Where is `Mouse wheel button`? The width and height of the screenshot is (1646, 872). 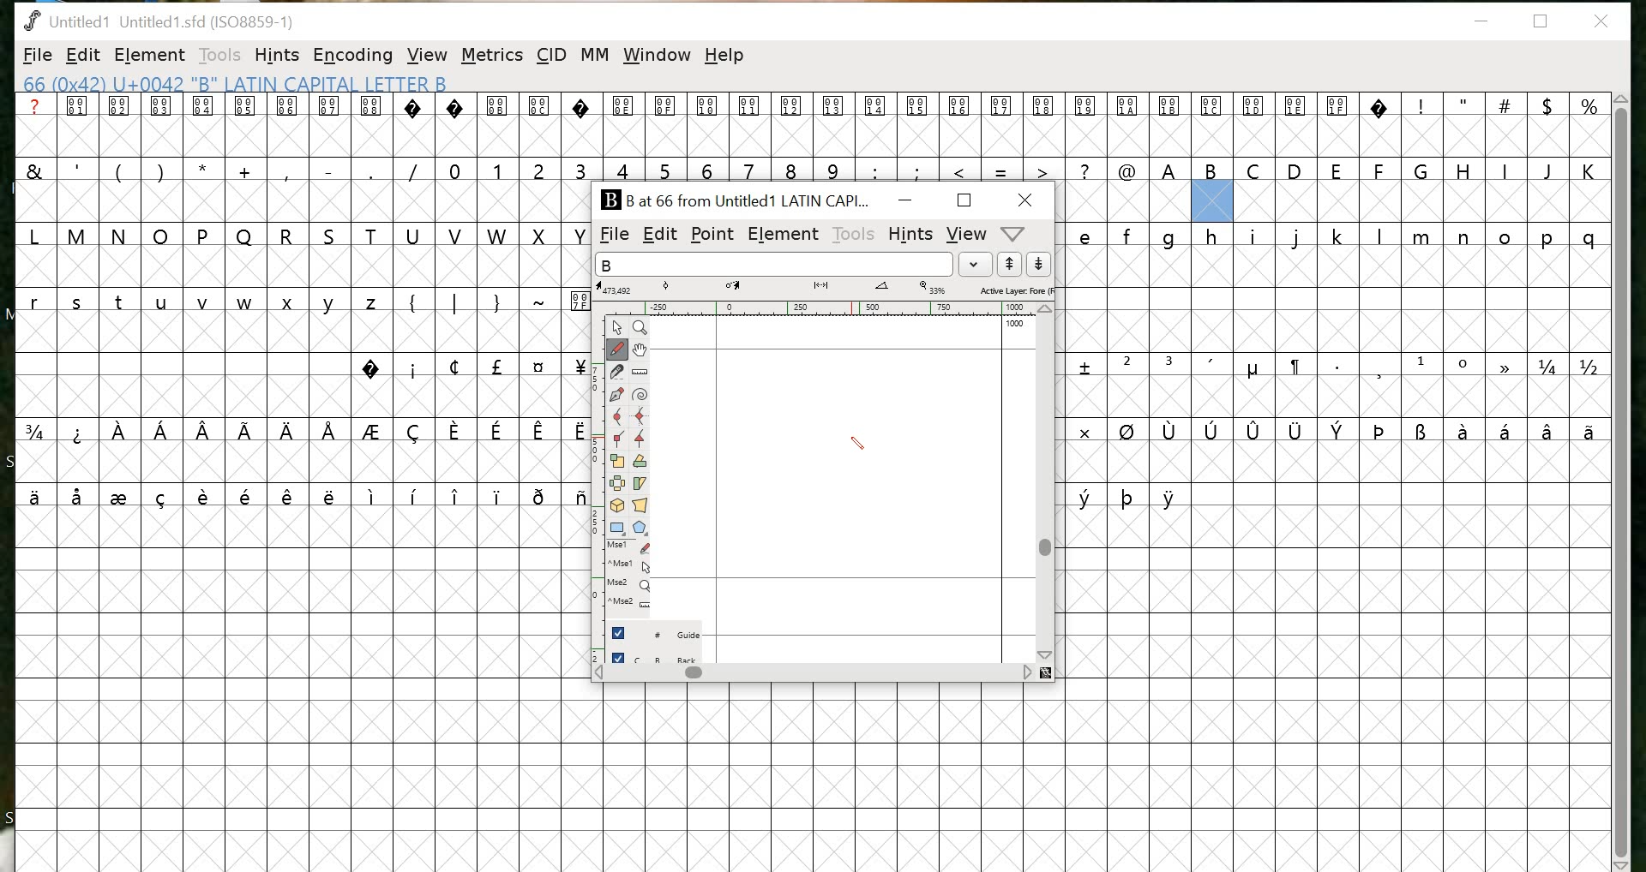
Mouse wheel button is located at coordinates (631, 586).